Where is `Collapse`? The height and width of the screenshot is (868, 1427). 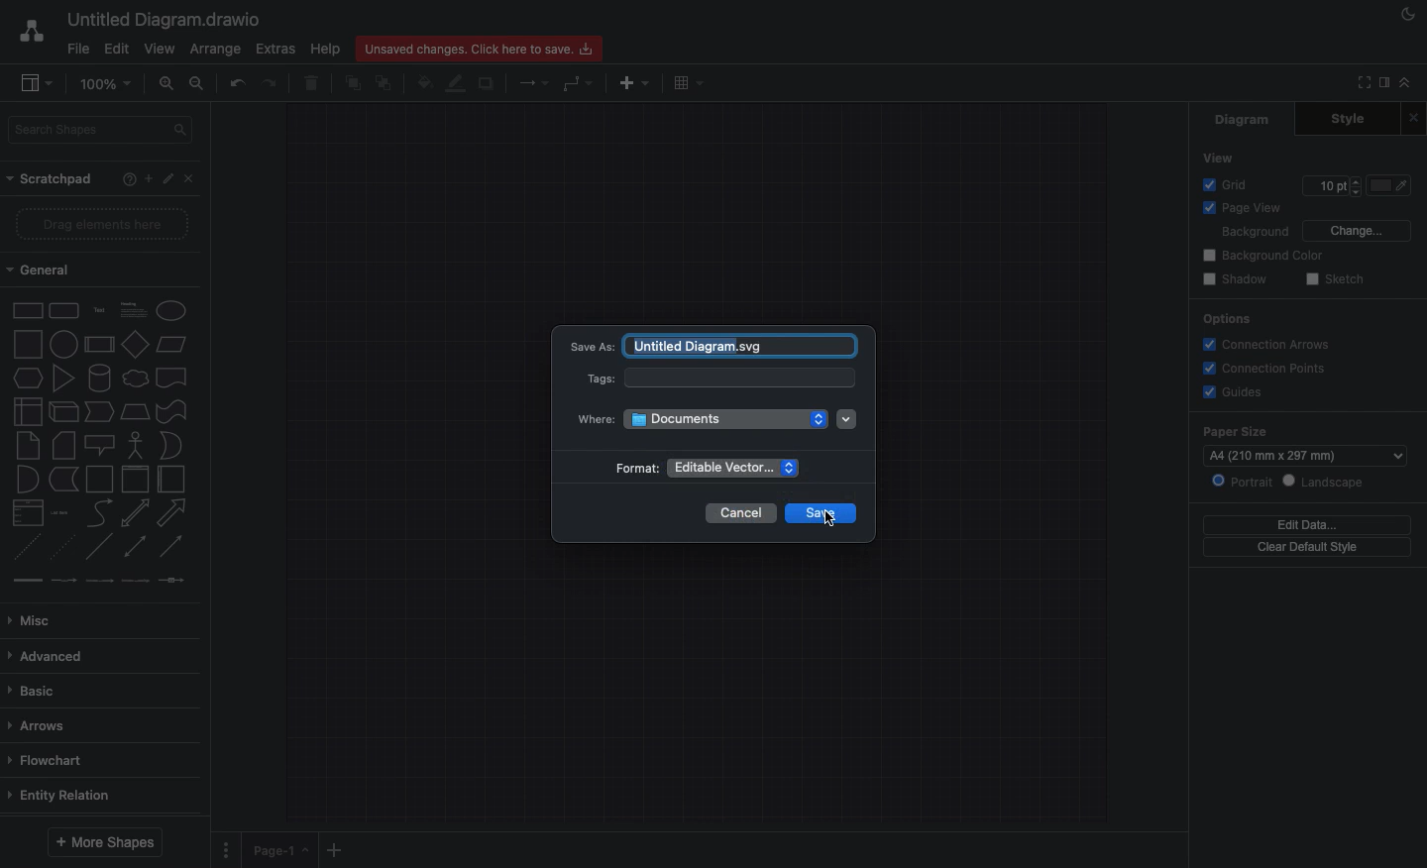 Collapse is located at coordinates (1405, 83).